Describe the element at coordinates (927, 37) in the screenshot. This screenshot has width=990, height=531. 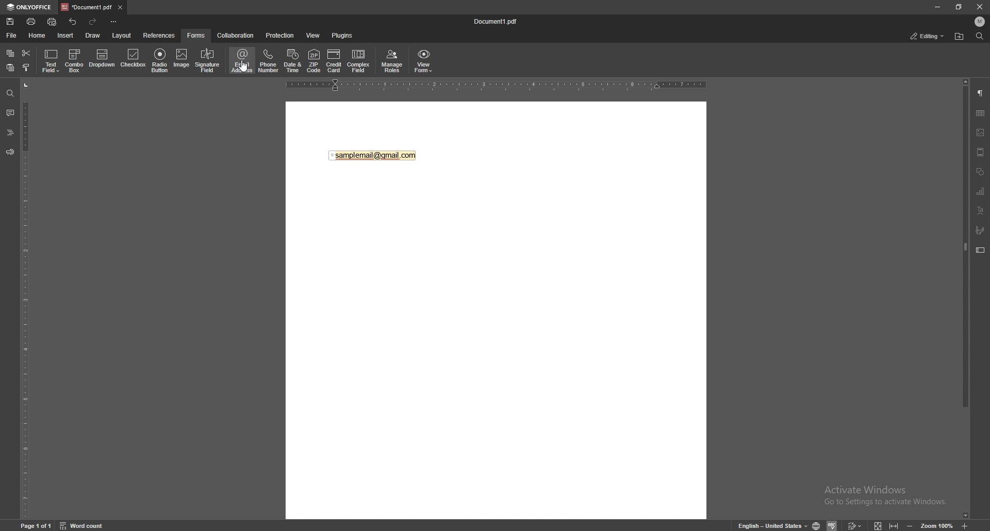
I see `status` at that location.